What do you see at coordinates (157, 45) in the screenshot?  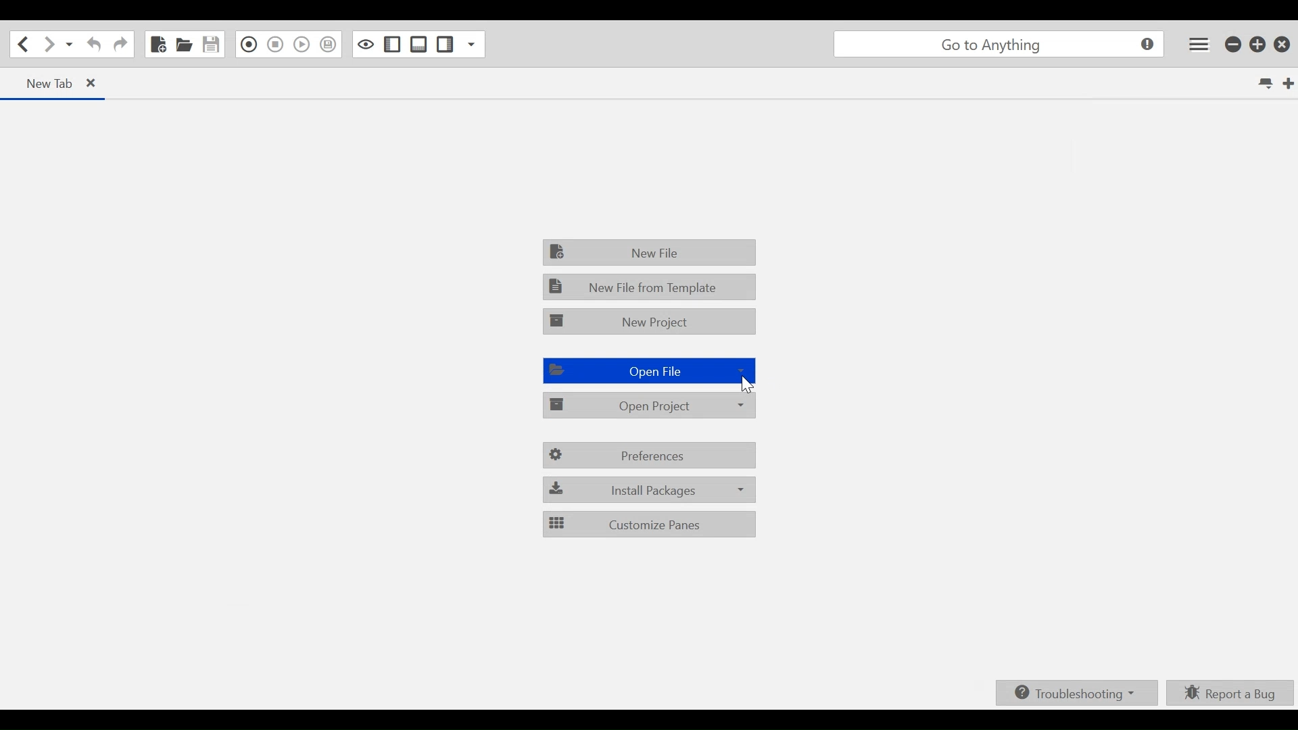 I see `New File` at bounding box center [157, 45].